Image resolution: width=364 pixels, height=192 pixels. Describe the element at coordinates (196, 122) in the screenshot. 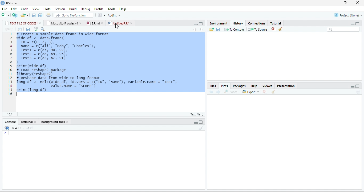

I see `minimize` at that location.